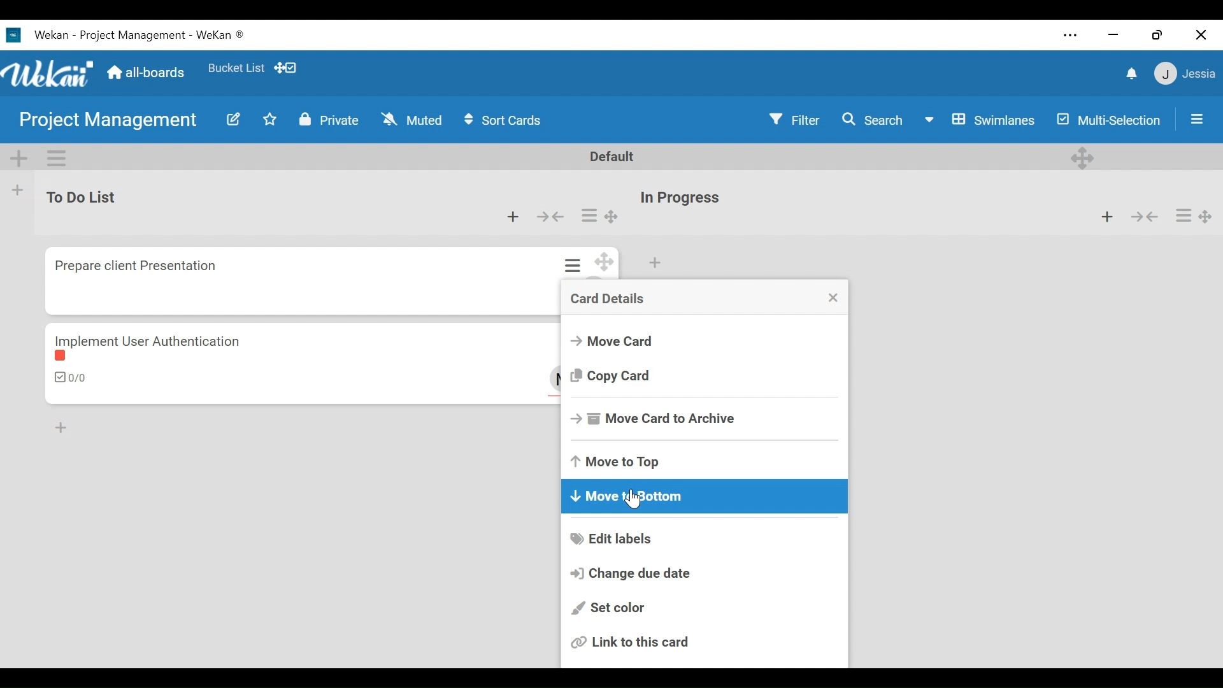 The image size is (1223, 688). I want to click on Move to Bottom, so click(705, 497).